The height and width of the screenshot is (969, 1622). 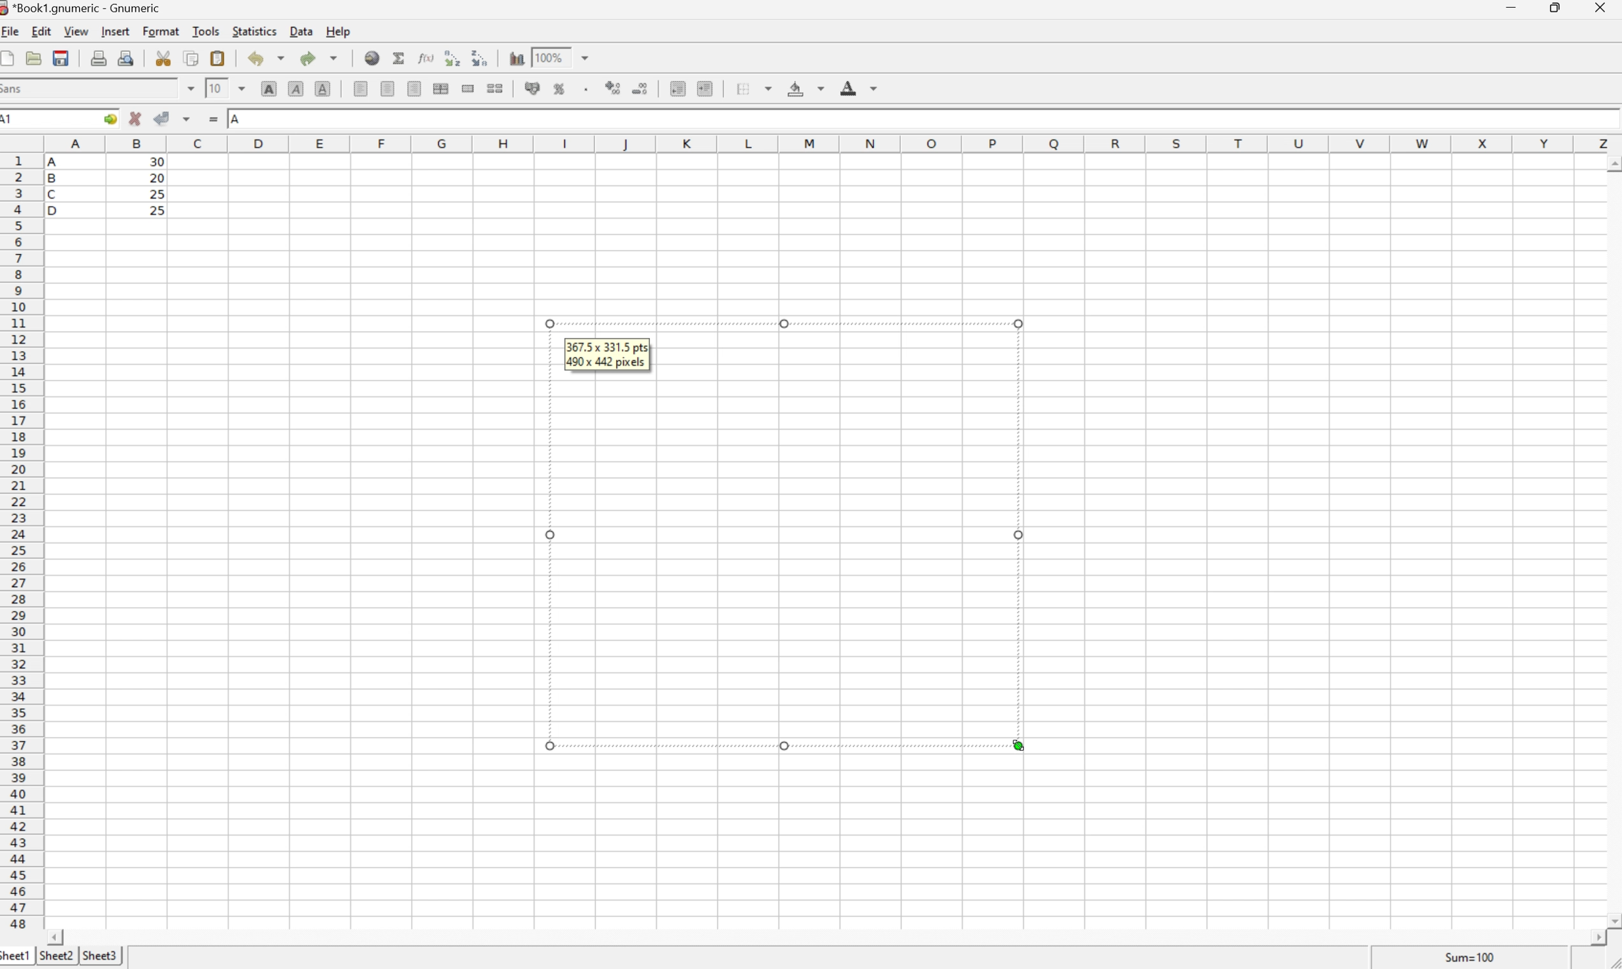 What do you see at coordinates (613, 90) in the screenshot?
I see `Increase number of decimals displayed` at bounding box center [613, 90].